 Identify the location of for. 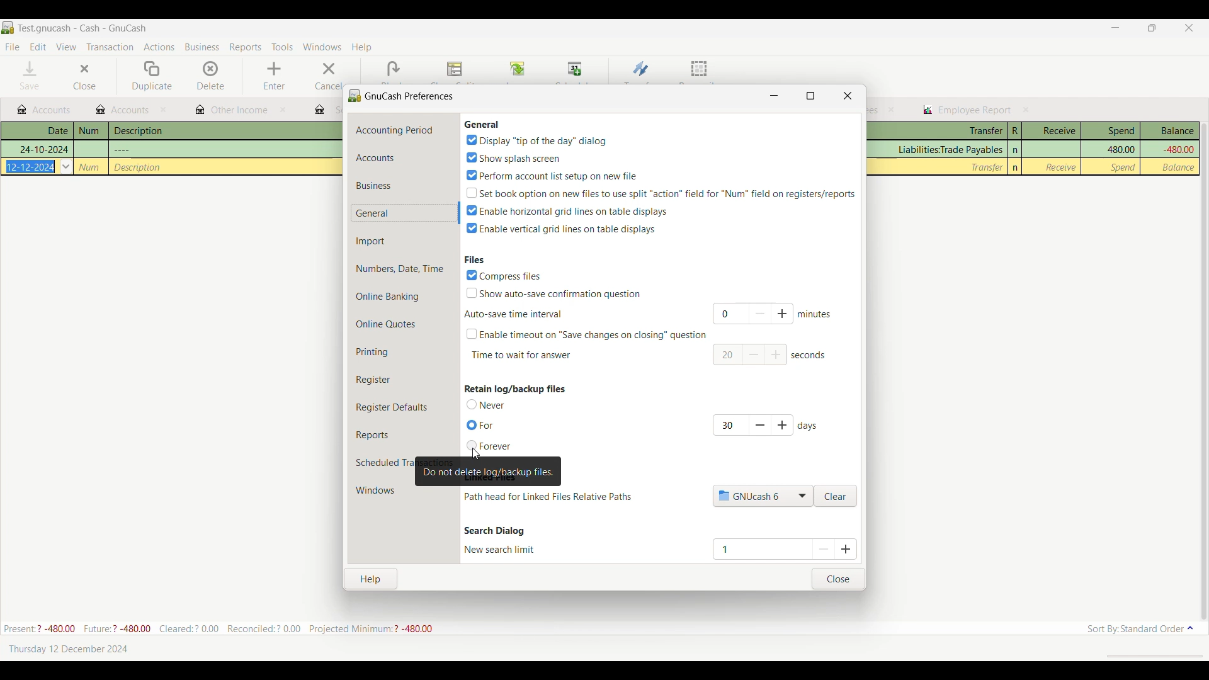
(482, 426).